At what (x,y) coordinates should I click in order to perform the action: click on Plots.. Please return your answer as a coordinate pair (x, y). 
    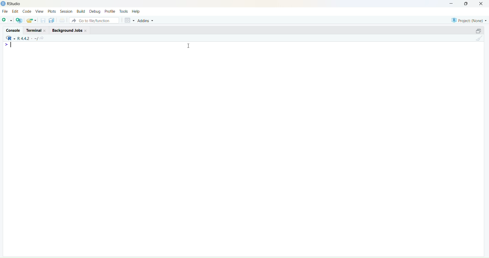
    Looking at the image, I should click on (52, 11).